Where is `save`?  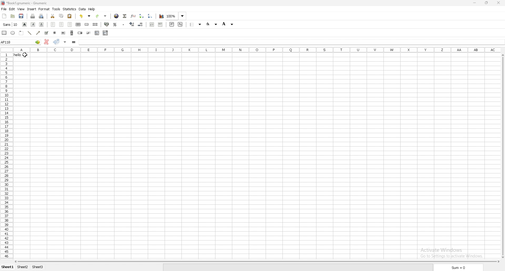 save is located at coordinates (21, 16).